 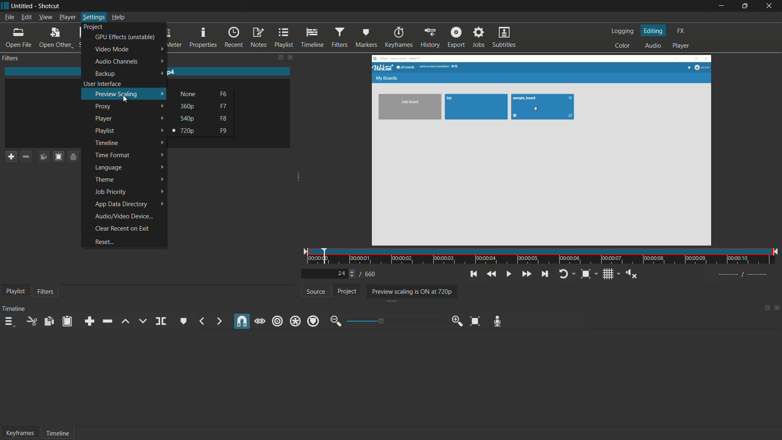 What do you see at coordinates (653, 31) in the screenshot?
I see `editing` at bounding box center [653, 31].